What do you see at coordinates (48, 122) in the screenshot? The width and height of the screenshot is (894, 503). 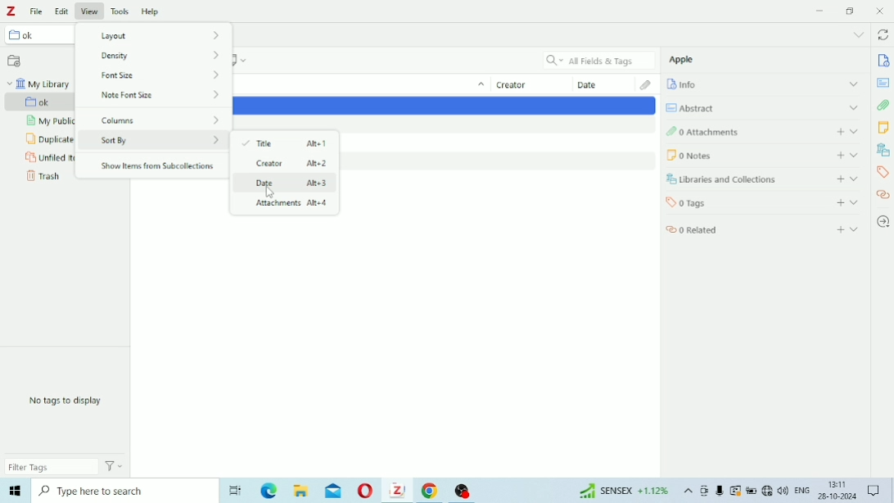 I see `My Publications` at bounding box center [48, 122].